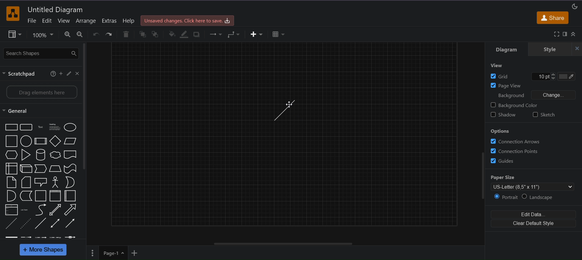  I want to click on background, so click(512, 95).